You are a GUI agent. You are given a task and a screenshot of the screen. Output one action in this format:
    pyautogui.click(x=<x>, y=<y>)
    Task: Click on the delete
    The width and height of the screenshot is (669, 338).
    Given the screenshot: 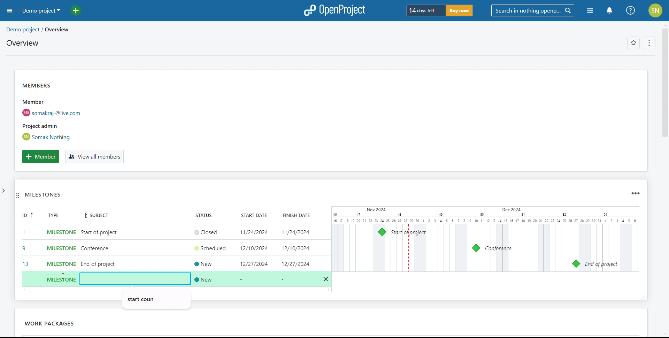 What is the action you would take?
    pyautogui.click(x=326, y=279)
    